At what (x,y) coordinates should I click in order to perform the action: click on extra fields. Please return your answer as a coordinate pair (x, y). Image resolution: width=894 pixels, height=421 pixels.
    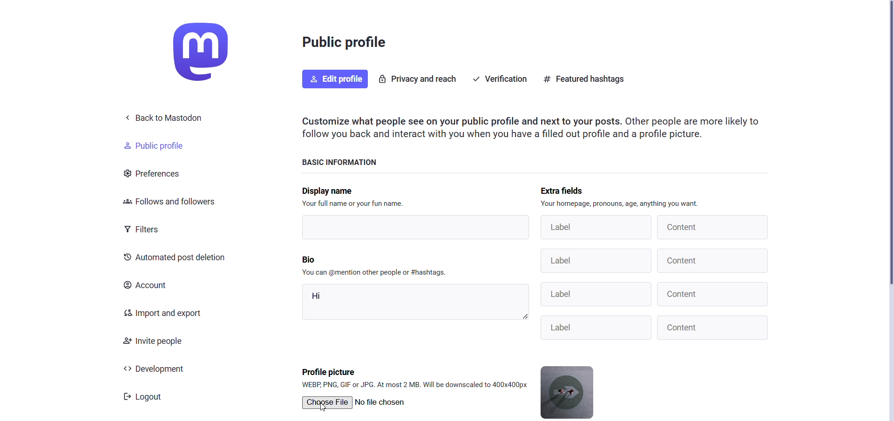
    Looking at the image, I should click on (565, 190).